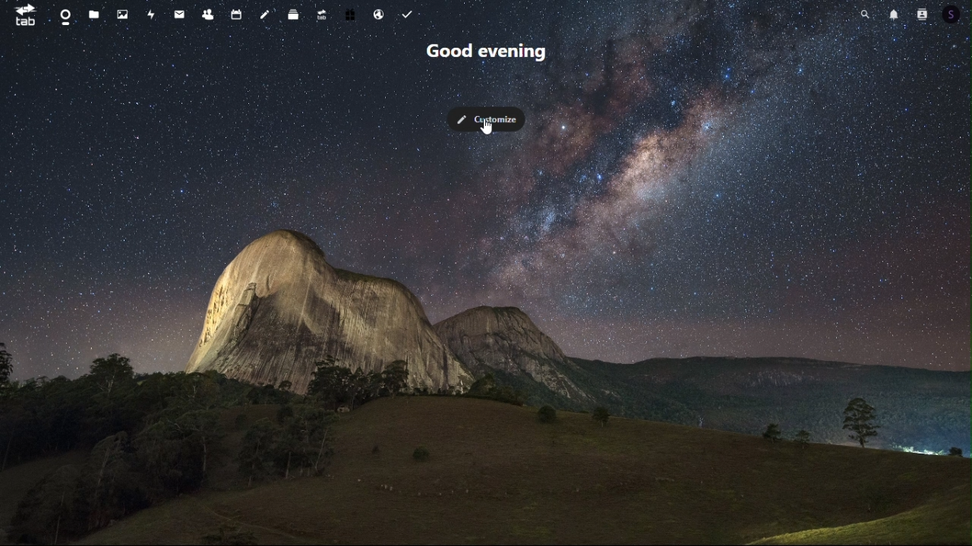 The height and width of the screenshot is (546, 972). I want to click on calendar, so click(238, 13).